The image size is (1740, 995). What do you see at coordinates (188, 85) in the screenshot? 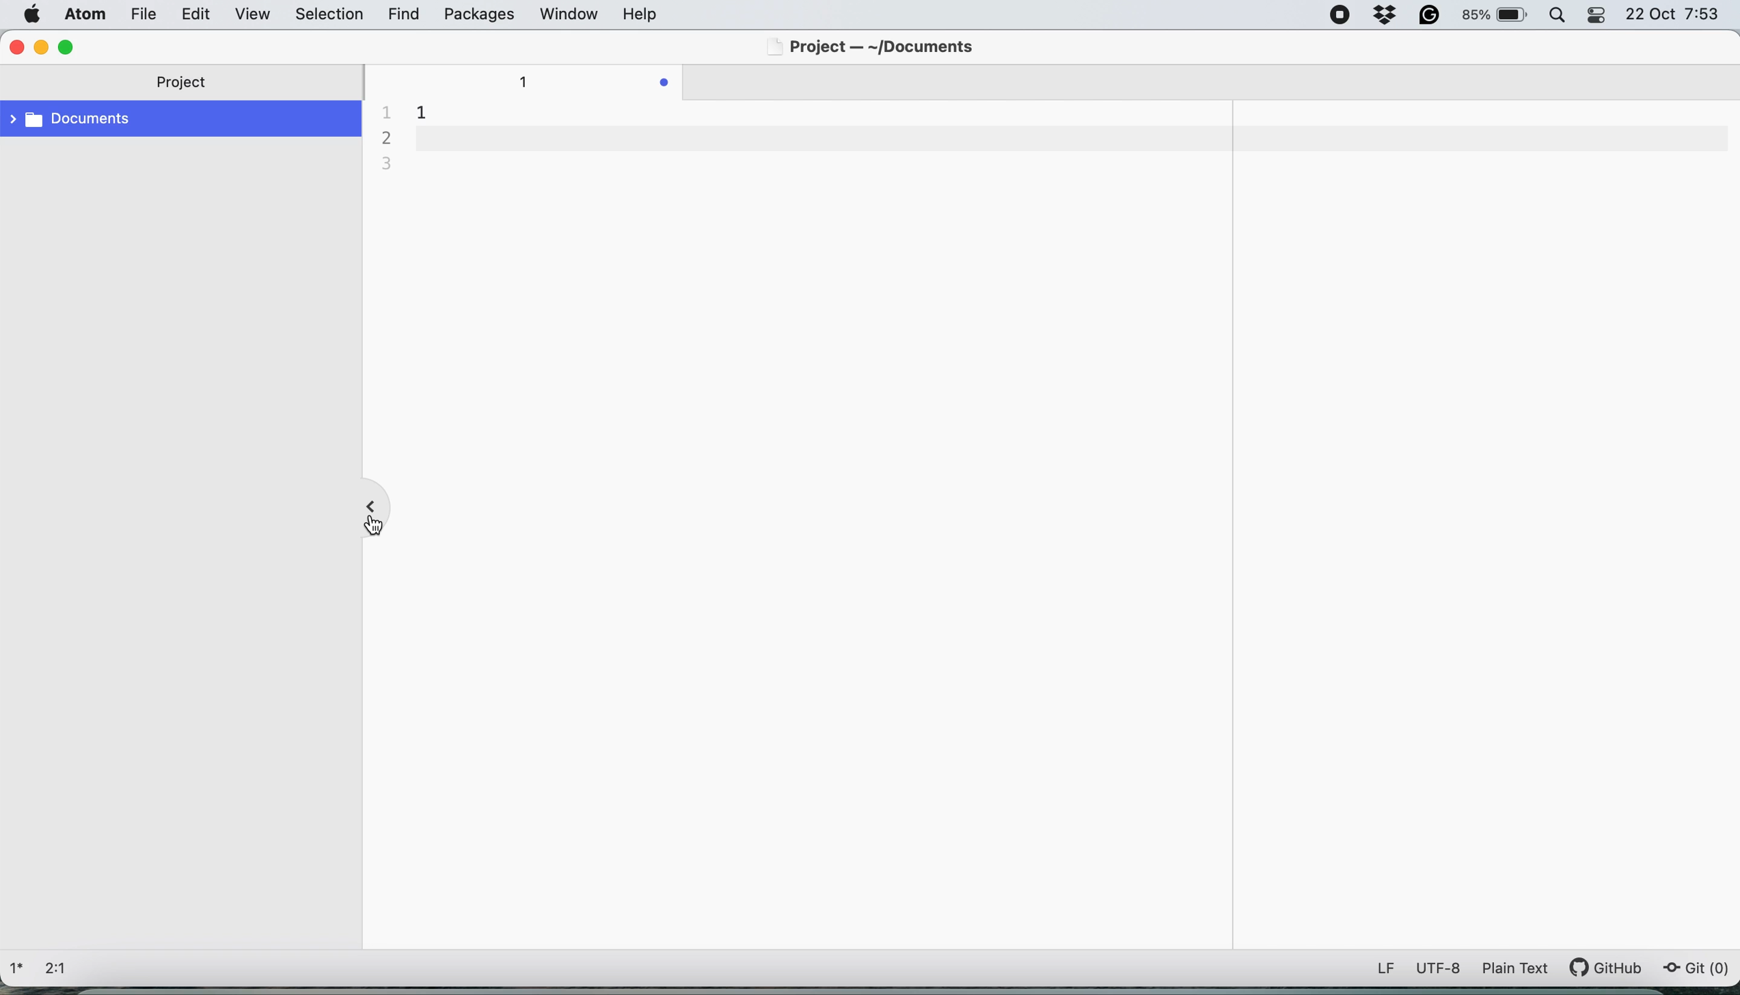
I see `project` at bounding box center [188, 85].